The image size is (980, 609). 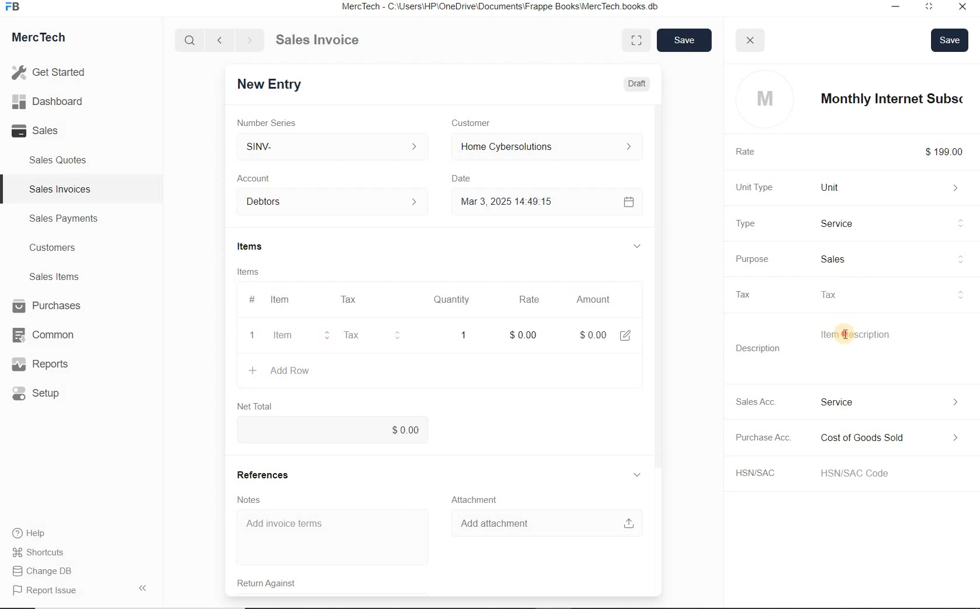 What do you see at coordinates (332, 537) in the screenshot?
I see `Add invoice terms` at bounding box center [332, 537].